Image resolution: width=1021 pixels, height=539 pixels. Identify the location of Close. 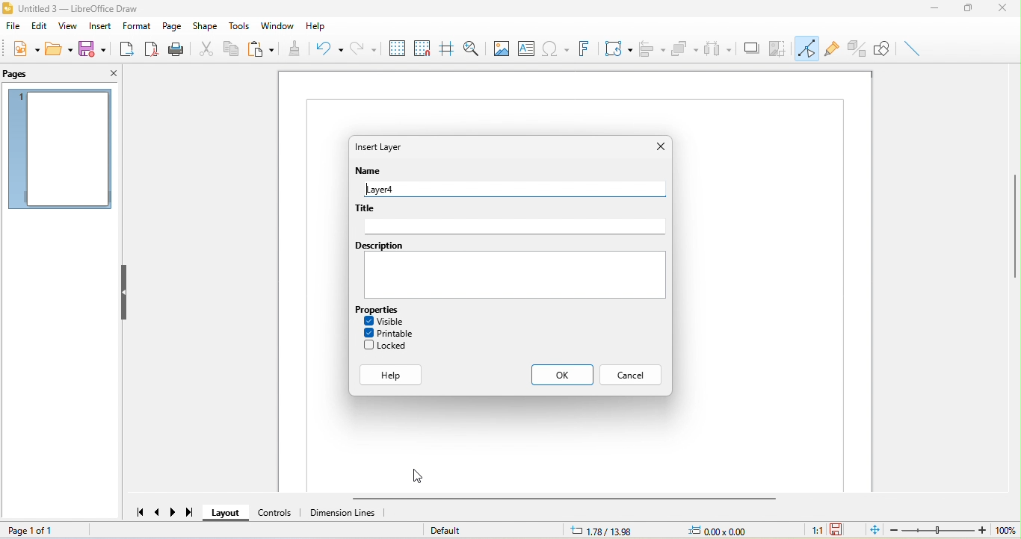
(662, 146).